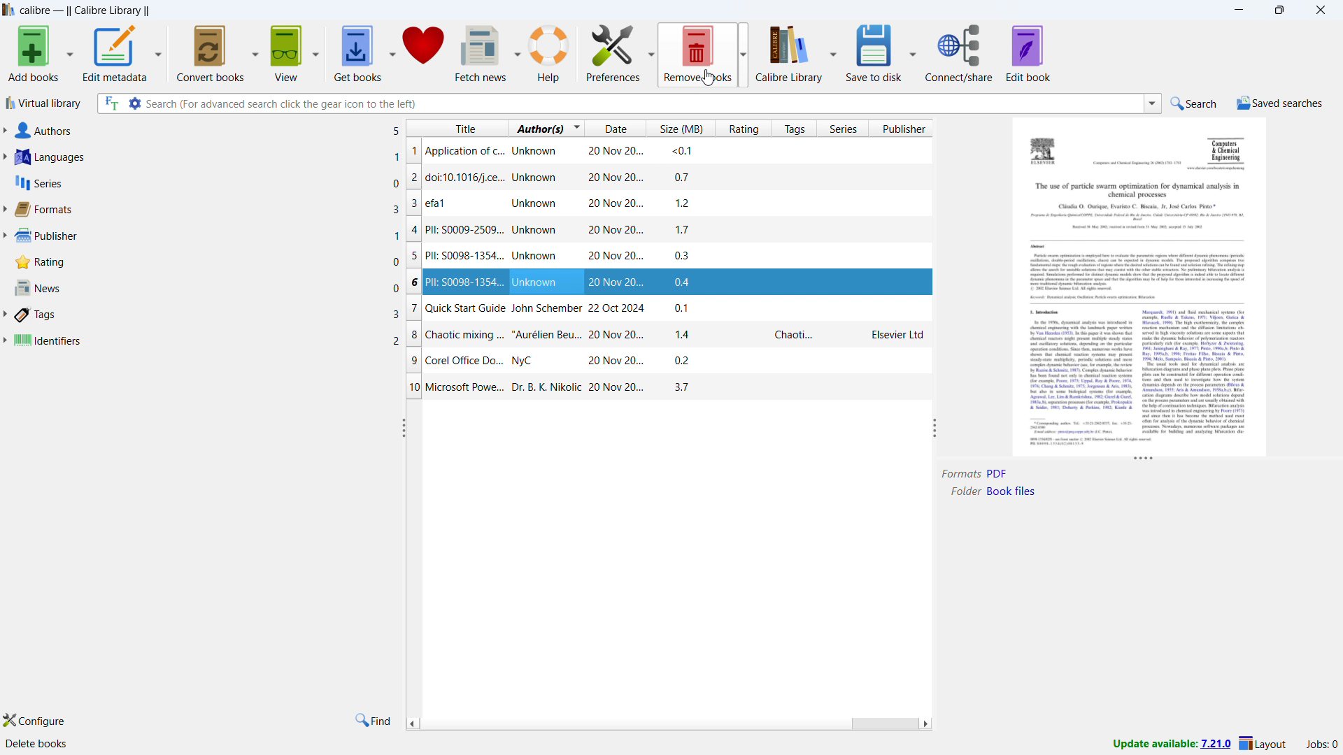 The height and width of the screenshot is (755, 1343). What do you see at coordinates (204, 130) in the screenshot?
I see `authors` at bounding box center [204, 130].